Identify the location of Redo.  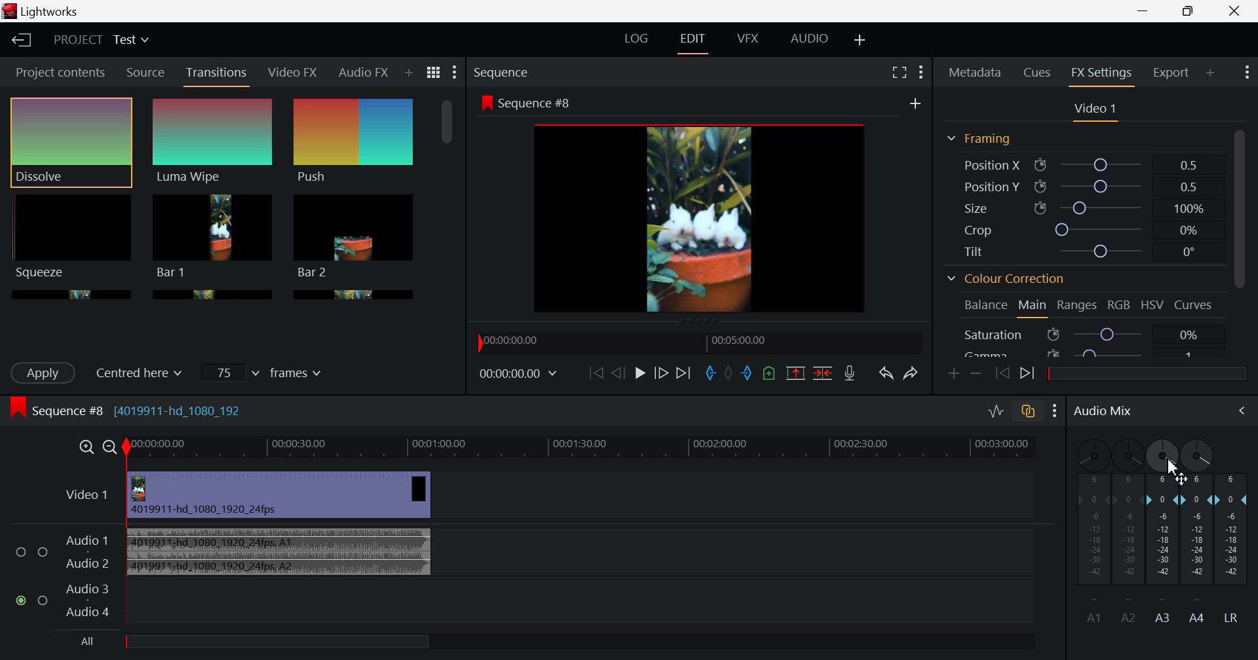
(912, 375).